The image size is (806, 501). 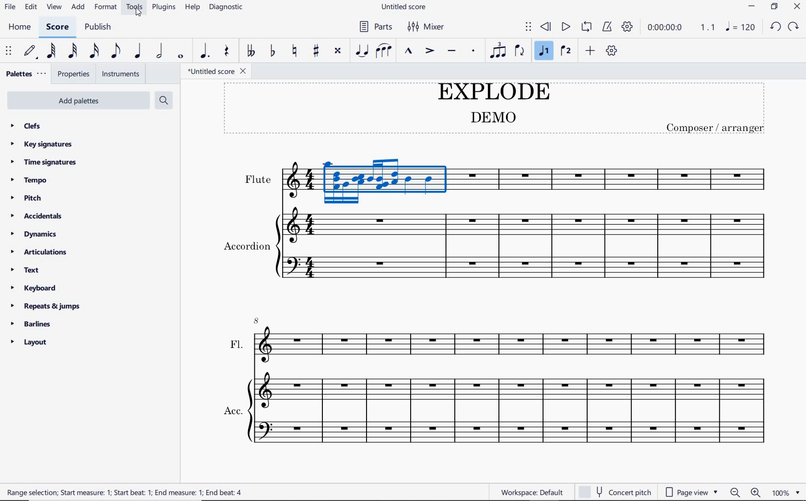 I want to click on file name, so click(x=217, y=72).